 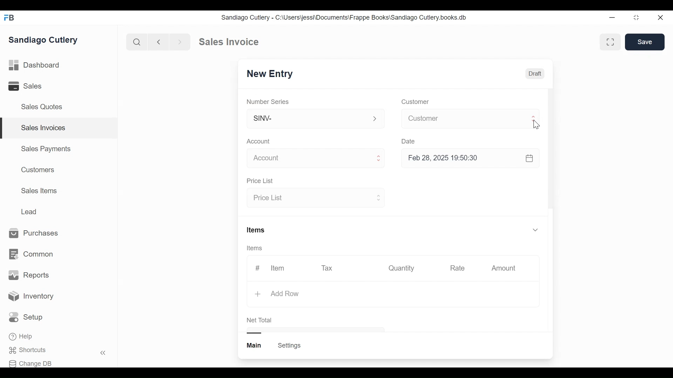 What do you see at coordinates (536, 125) in the screenshot?
I see `cursor` at bounding box center [536, 125].